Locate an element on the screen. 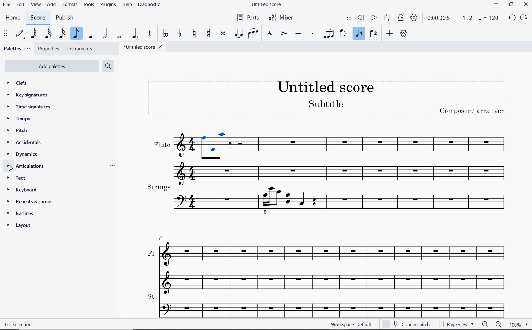 The width and height of the screenshot is (532, 330). ACCENT is located at coordinates (283, 34).